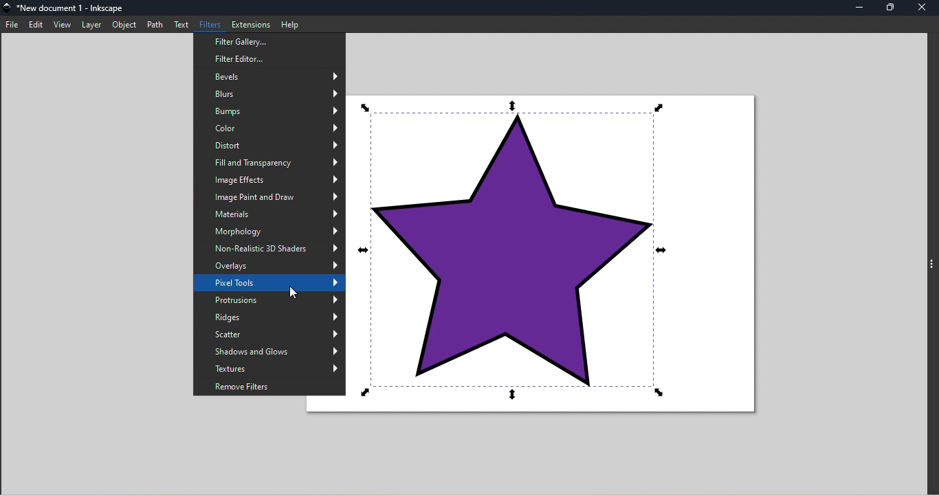 Image resolution: width=939 pixels, height=496 pixels. What do you see at coordinates (293, 293) in the screenshot?
I see `cursor` at bounding box center [293, 293].